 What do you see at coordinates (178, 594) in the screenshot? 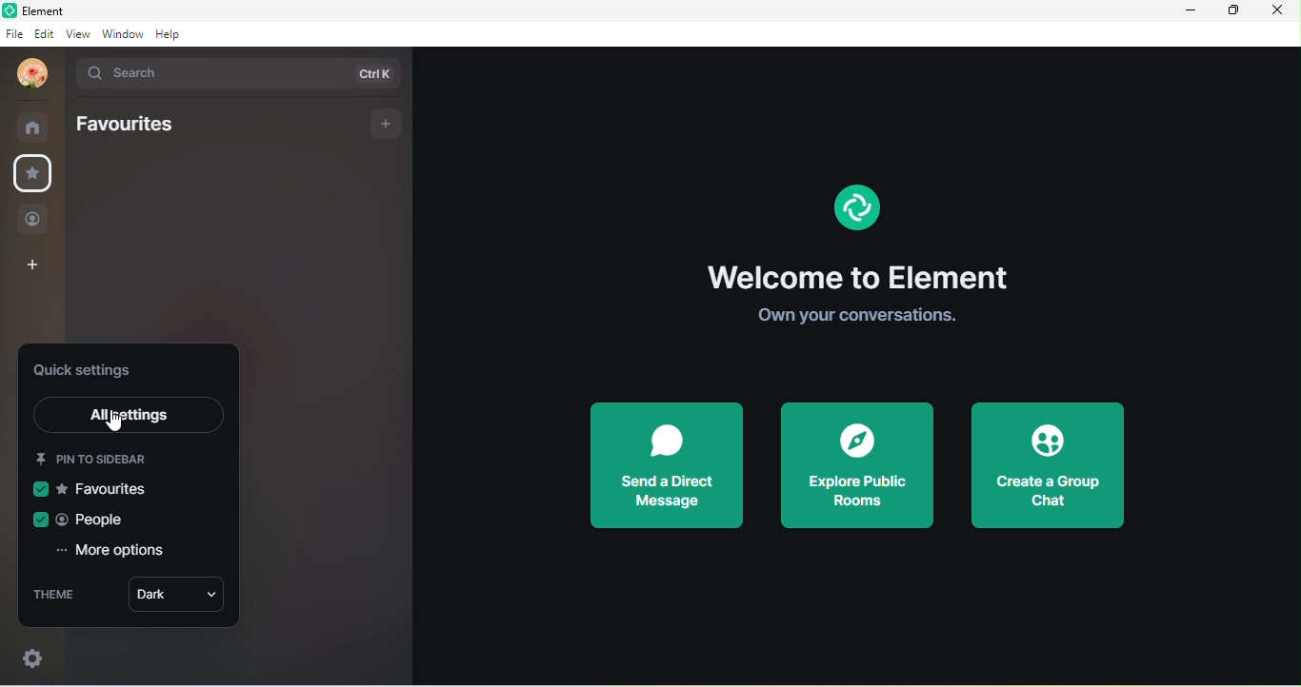
I see `dark` at bounding box center [178, 594].